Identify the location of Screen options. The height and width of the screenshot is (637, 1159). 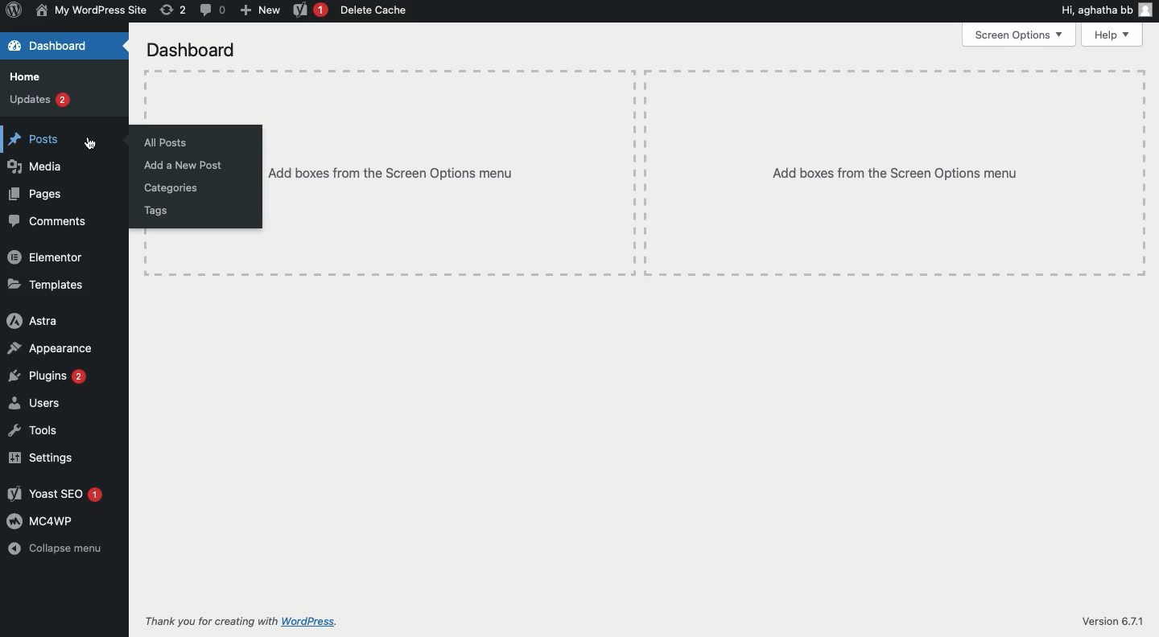
(1018, 34).